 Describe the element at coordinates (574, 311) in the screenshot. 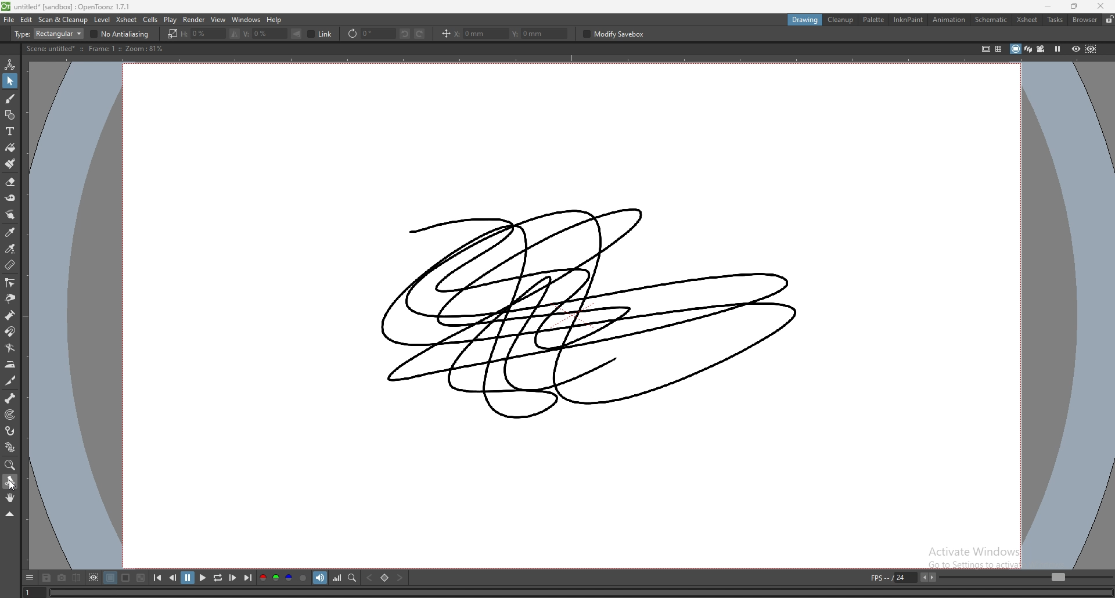

I see `drawing` at that location.